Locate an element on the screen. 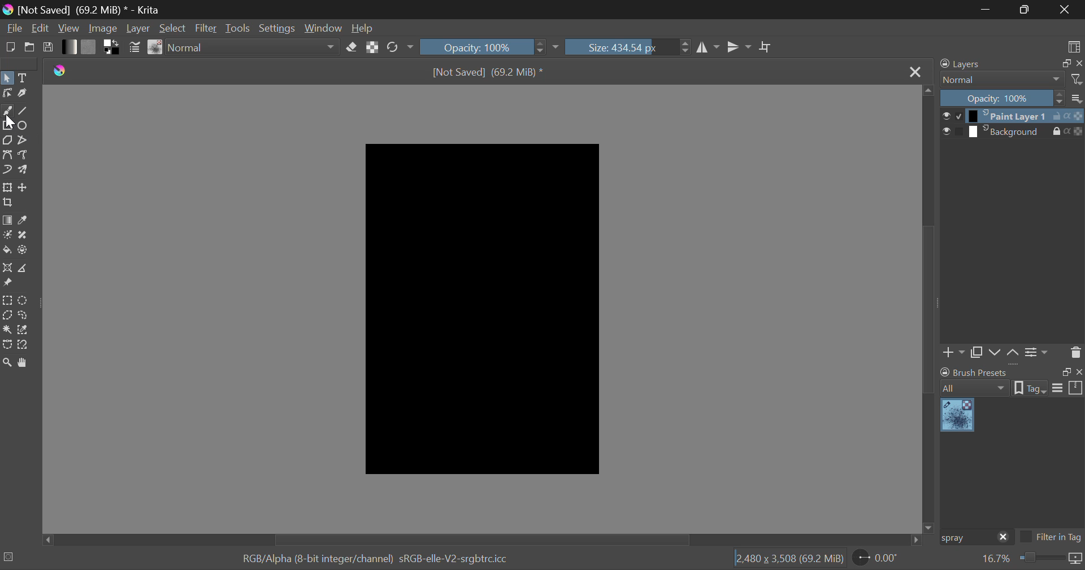  Layers is located at coordinates (967, 63).